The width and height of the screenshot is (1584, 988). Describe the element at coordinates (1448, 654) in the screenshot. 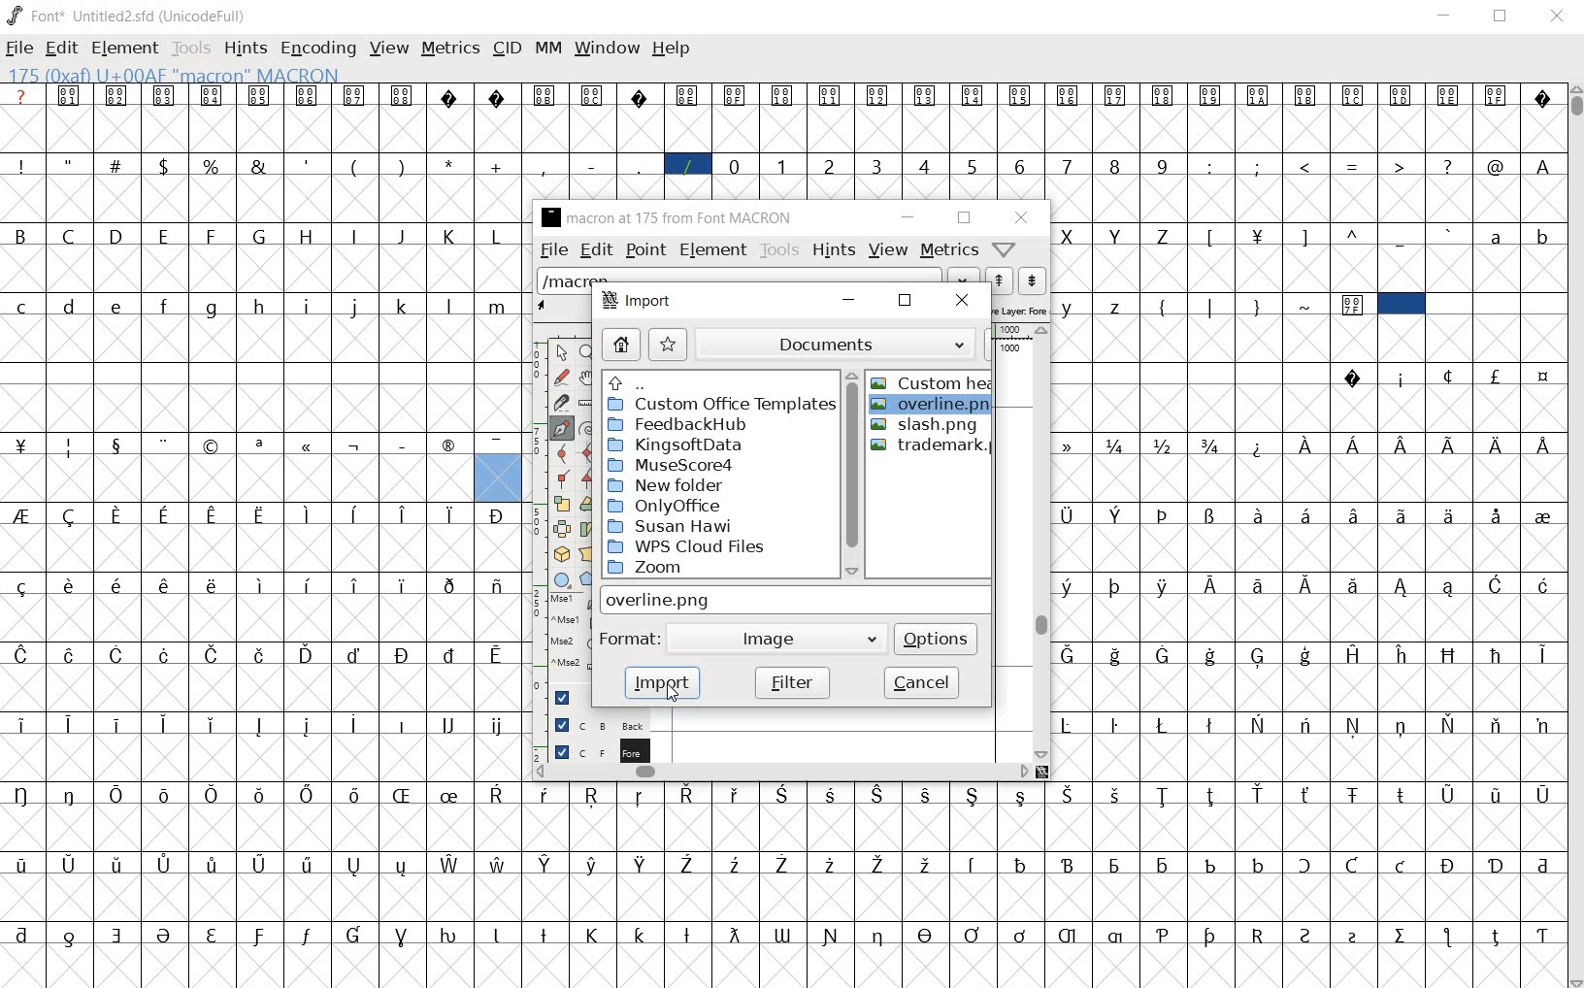

I see `Symbol` at that location.